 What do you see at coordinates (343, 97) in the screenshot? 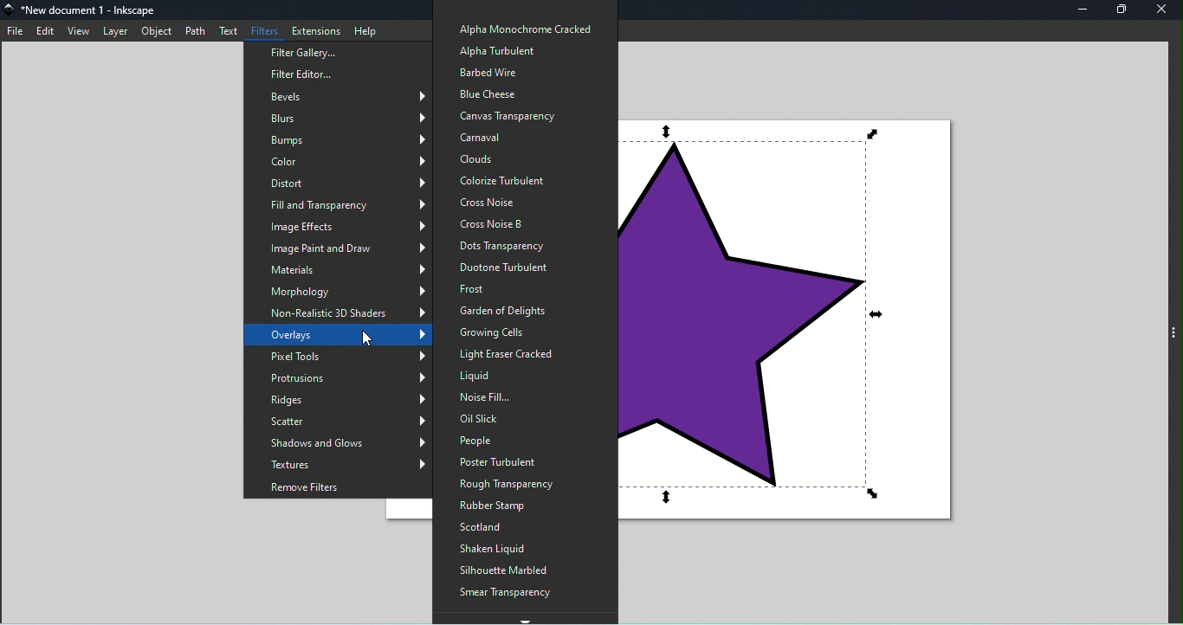
I see `Bevels` at bounding box center [343, 97].